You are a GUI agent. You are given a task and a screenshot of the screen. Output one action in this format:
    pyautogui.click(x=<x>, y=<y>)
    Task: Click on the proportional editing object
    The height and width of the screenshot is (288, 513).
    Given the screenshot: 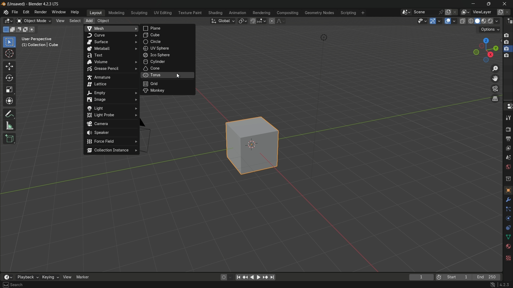 What is the action you would take?
    pyautogui.click(x=271, y=21)
    